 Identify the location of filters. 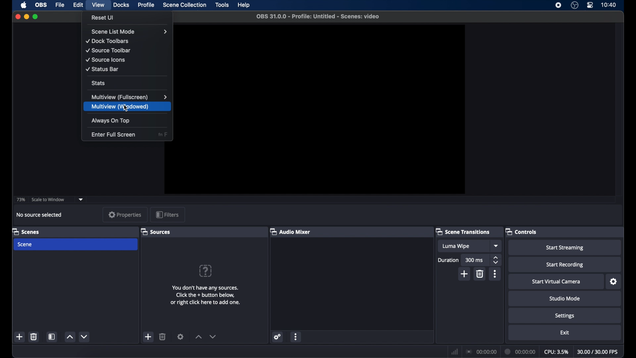
(168, 214).